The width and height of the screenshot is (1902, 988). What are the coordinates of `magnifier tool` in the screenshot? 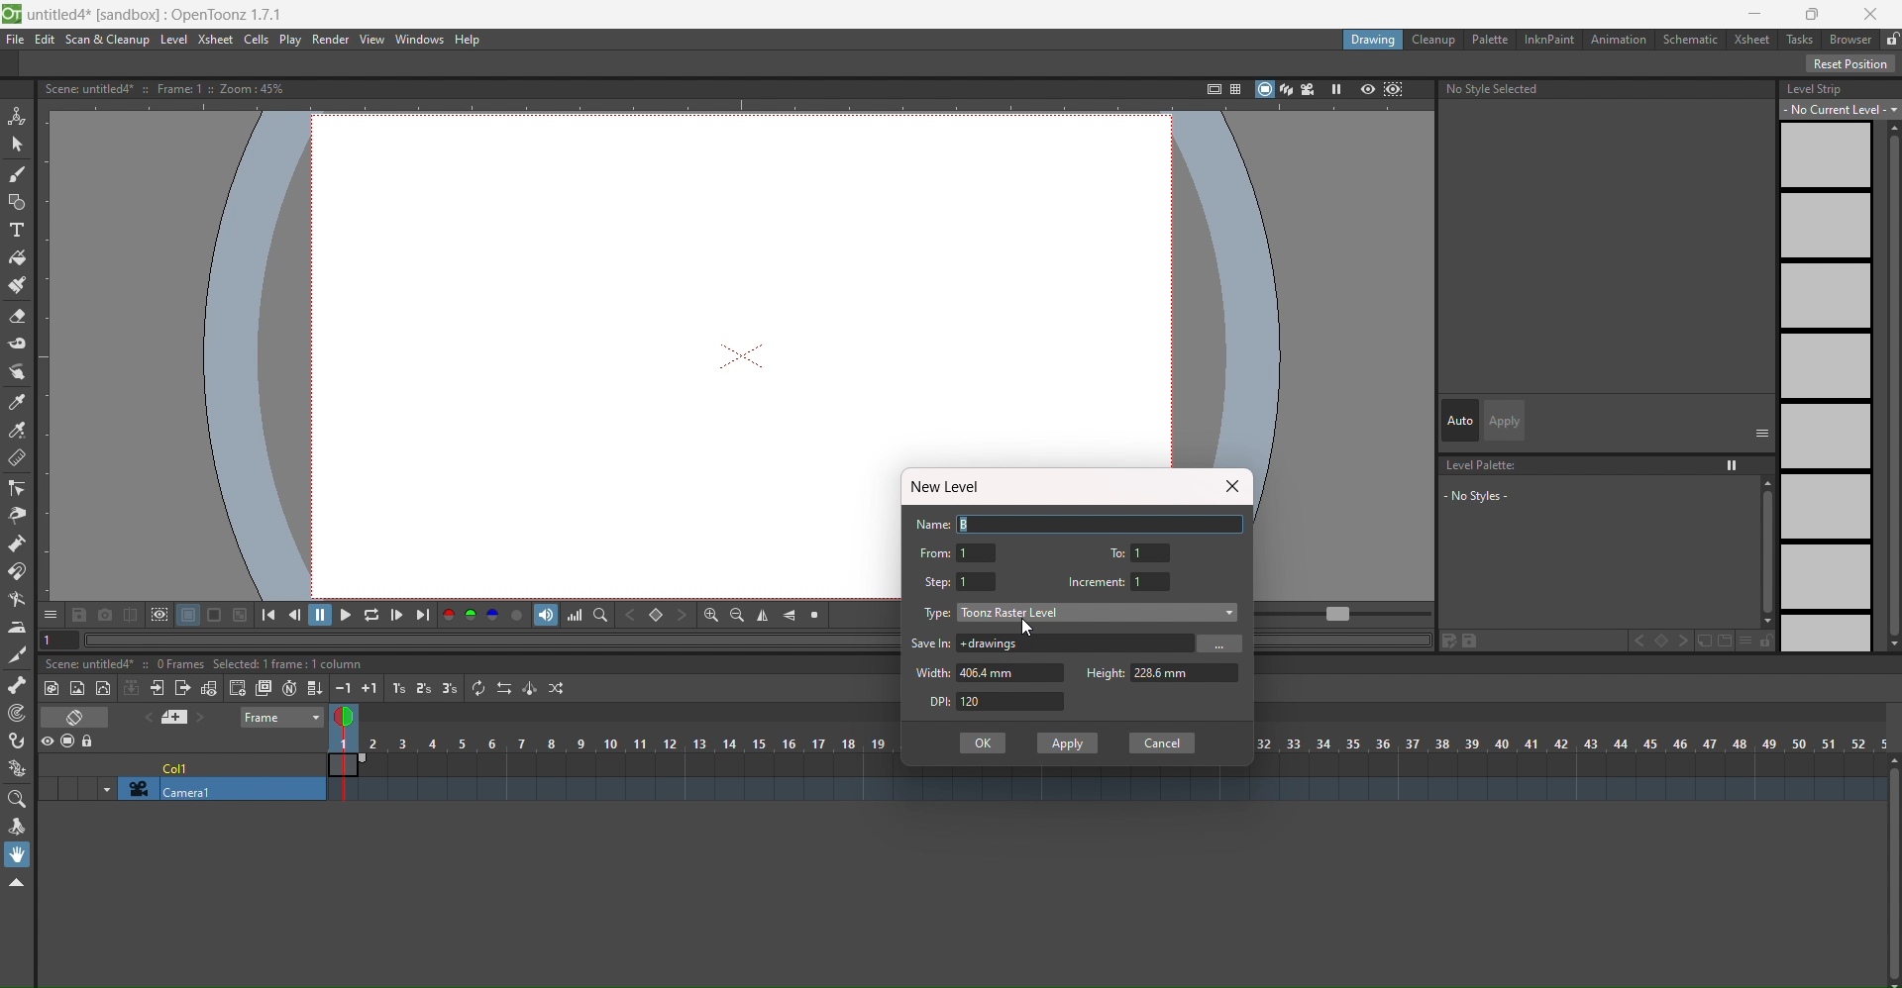 It's located at (17, 801).